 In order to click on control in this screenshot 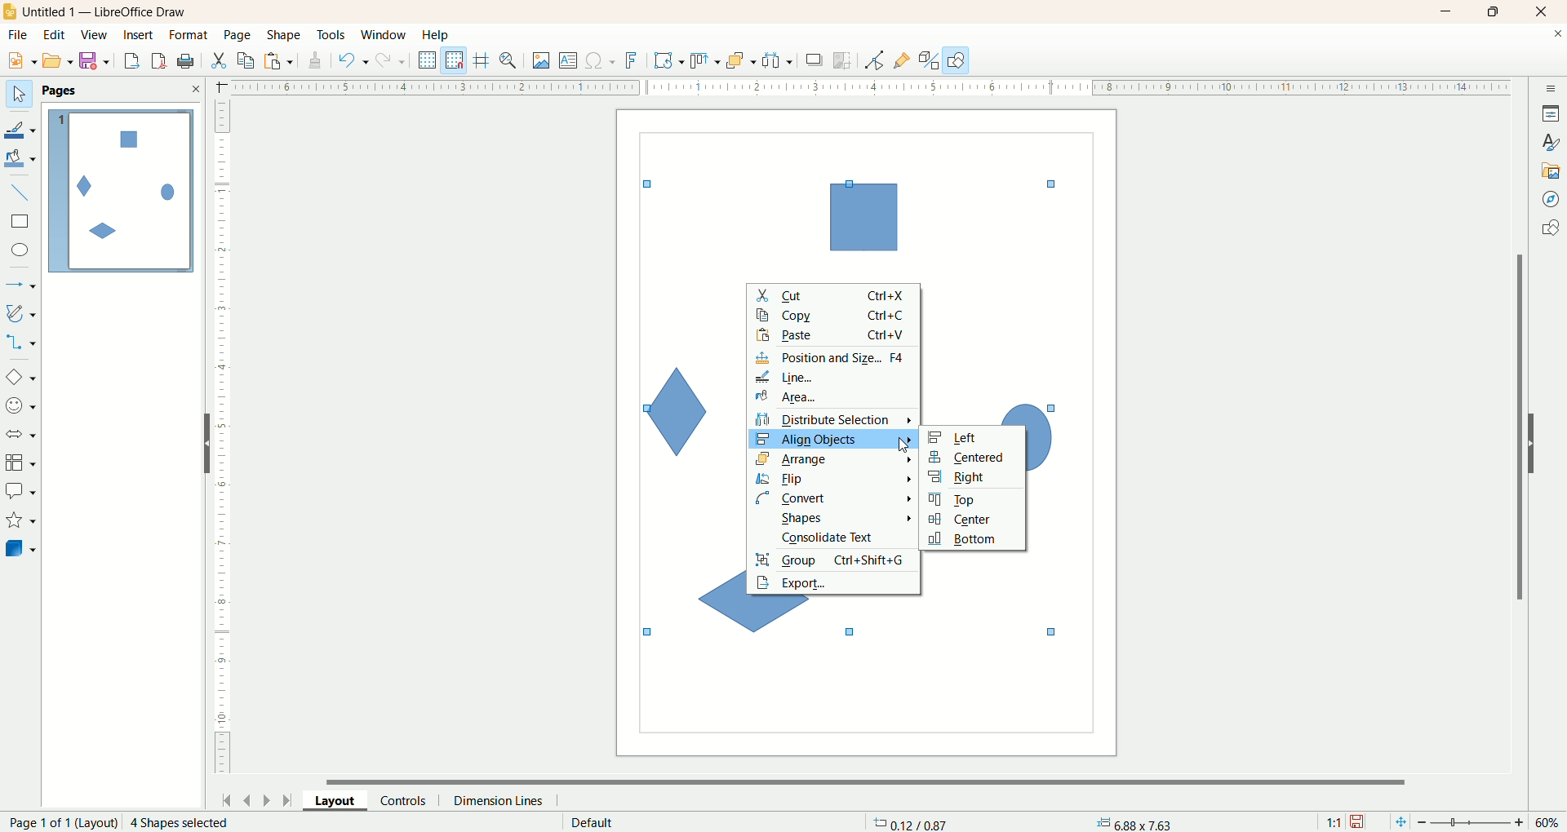, I will do `click(411, 800)`.